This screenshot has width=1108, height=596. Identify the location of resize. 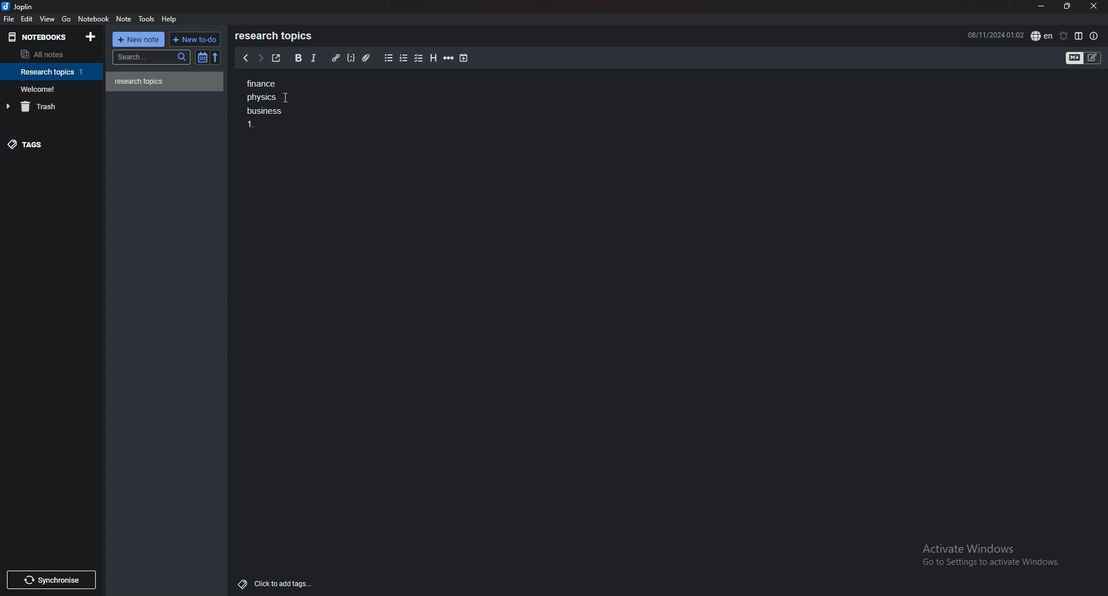
(1066, 6).